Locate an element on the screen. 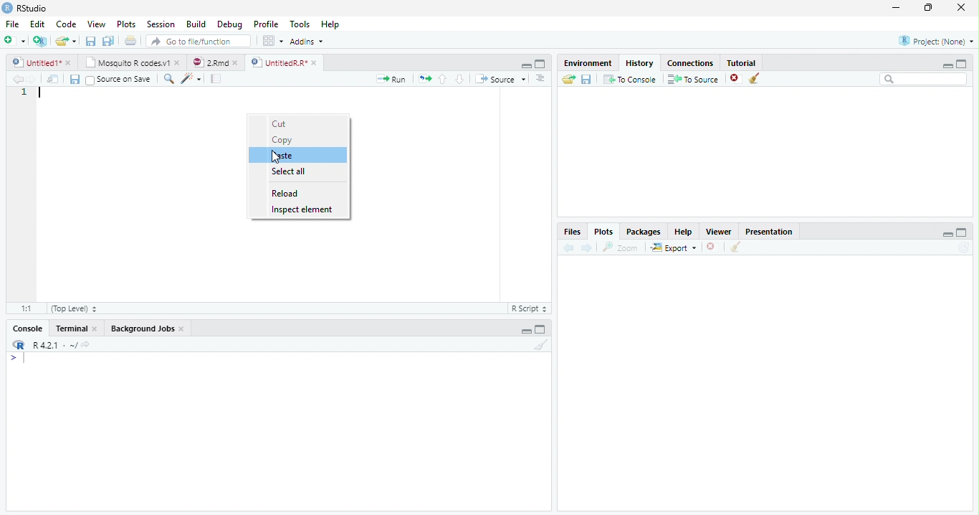  Row number is located at coordinates (23, 193).